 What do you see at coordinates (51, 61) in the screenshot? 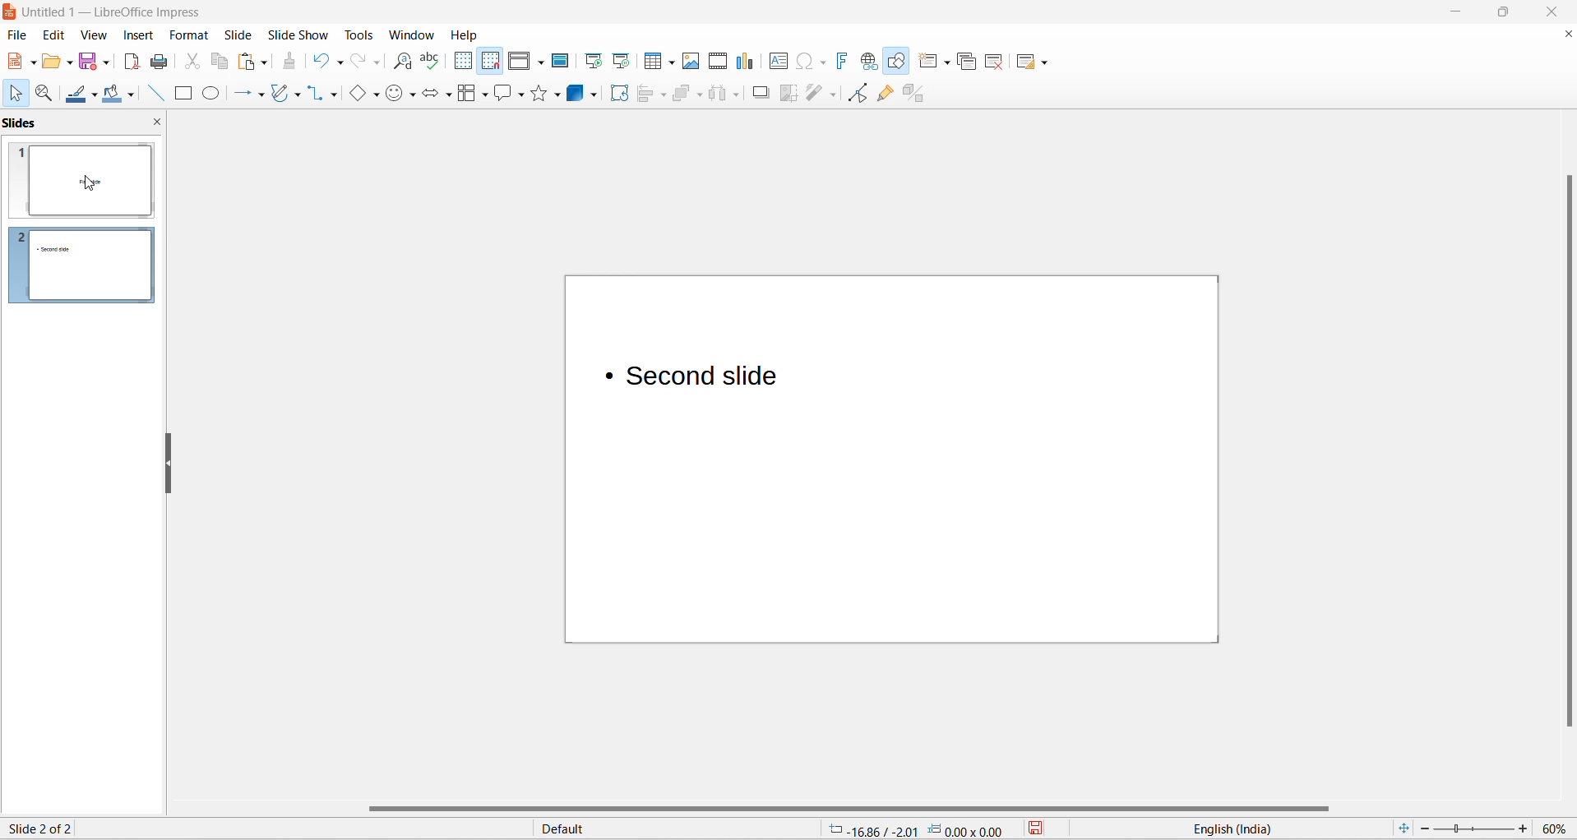
I see `open` at bounding box center [51, 61].